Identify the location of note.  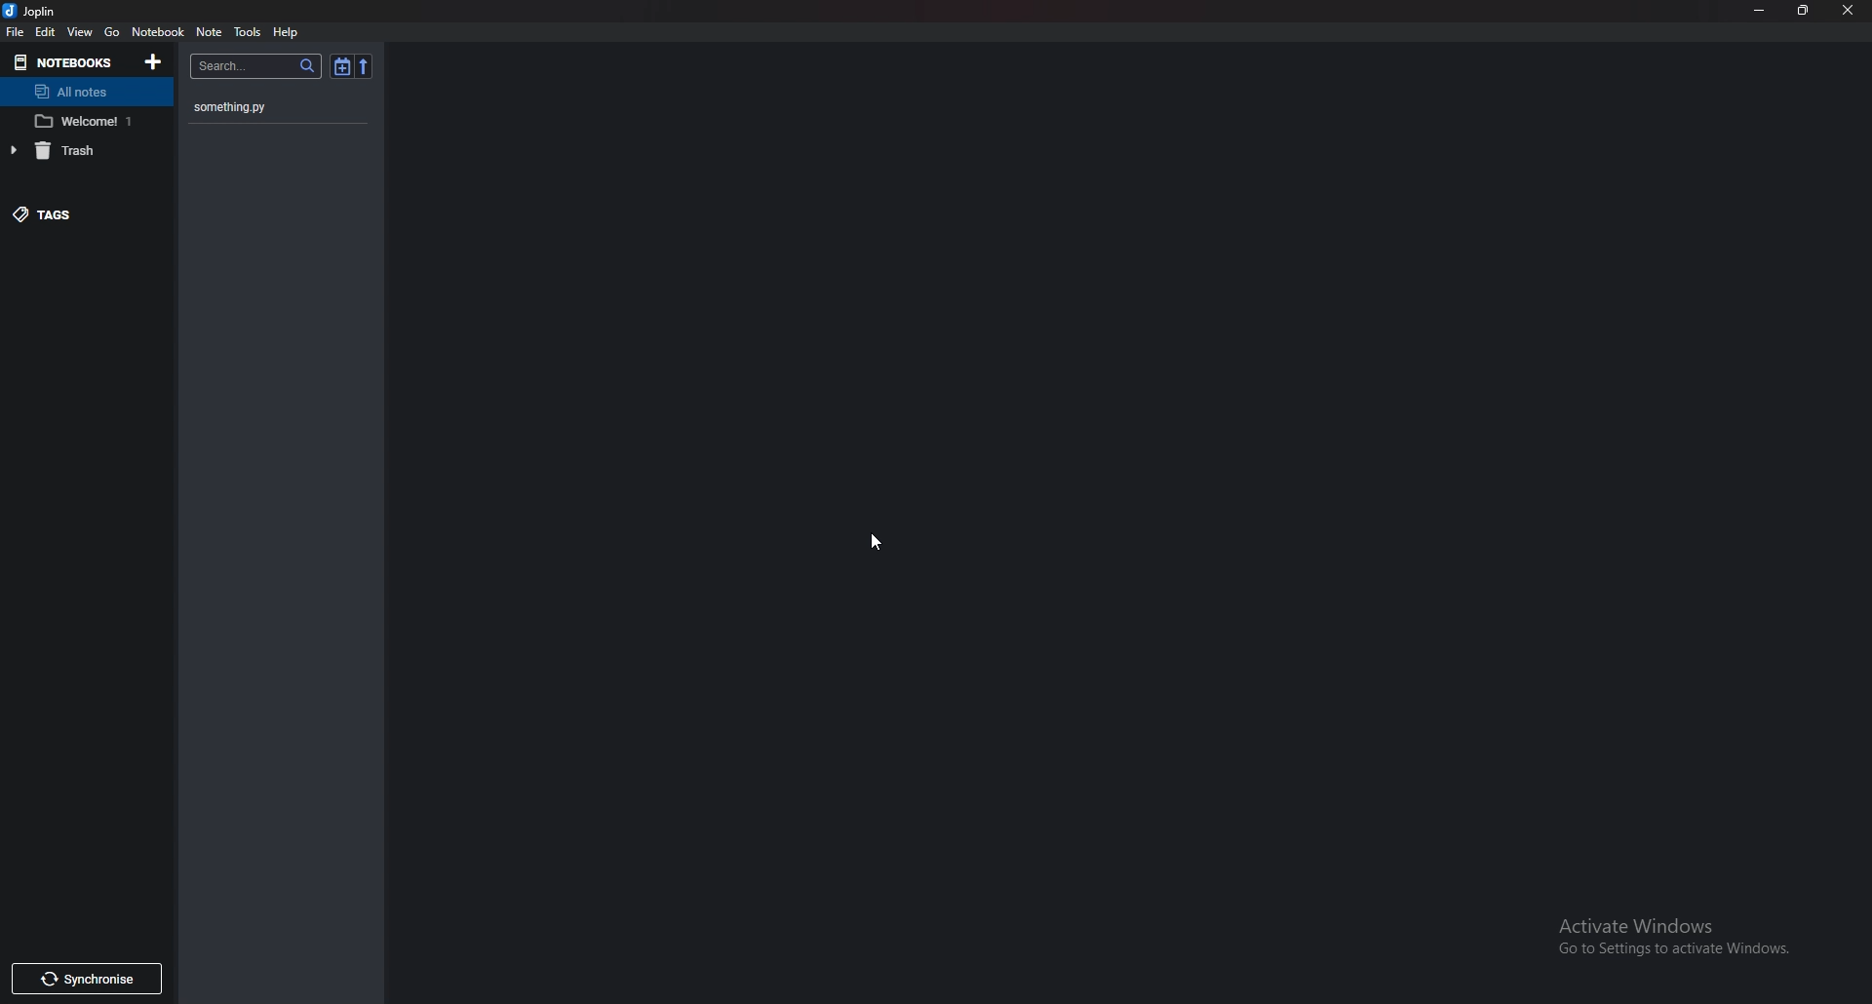
(210, 33).